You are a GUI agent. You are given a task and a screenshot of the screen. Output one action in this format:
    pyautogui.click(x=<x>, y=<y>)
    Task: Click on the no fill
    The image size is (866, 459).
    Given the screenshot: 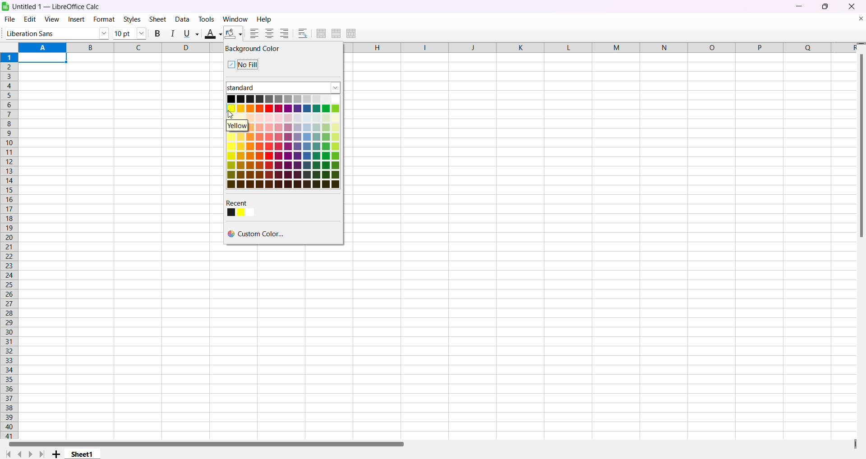 What is the action you would take?
    pyautogui.click(x=243, y=64)
    